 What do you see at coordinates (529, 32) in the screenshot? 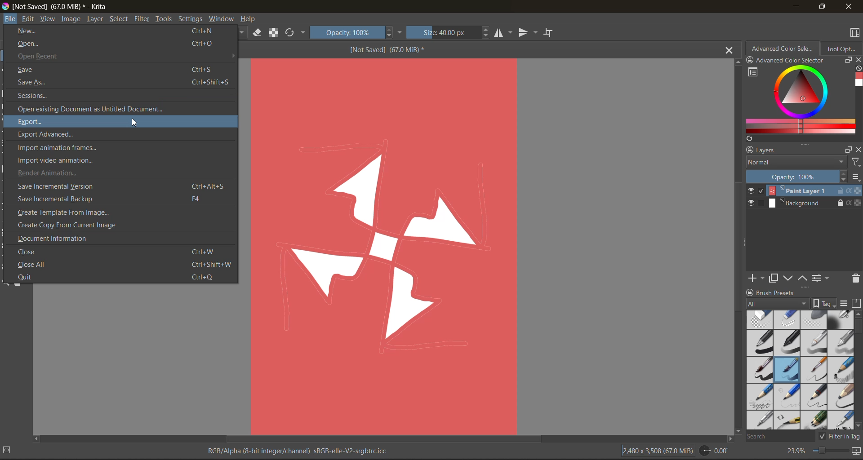
I see `vertical mirror tool` at bounding box center [529, 32].